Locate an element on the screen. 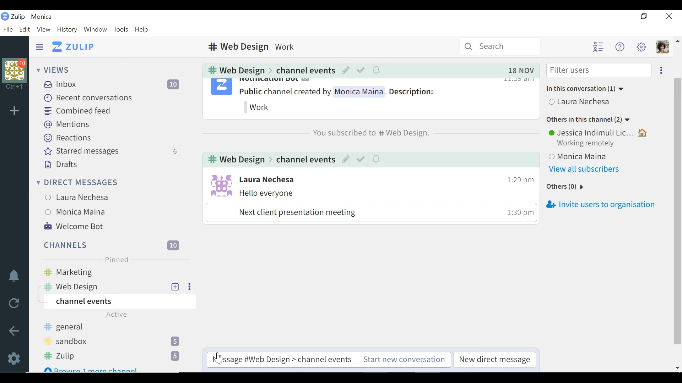 The width and height of the screenshot is (682, 383). Organisation profile is located at coordinates (16, 76).